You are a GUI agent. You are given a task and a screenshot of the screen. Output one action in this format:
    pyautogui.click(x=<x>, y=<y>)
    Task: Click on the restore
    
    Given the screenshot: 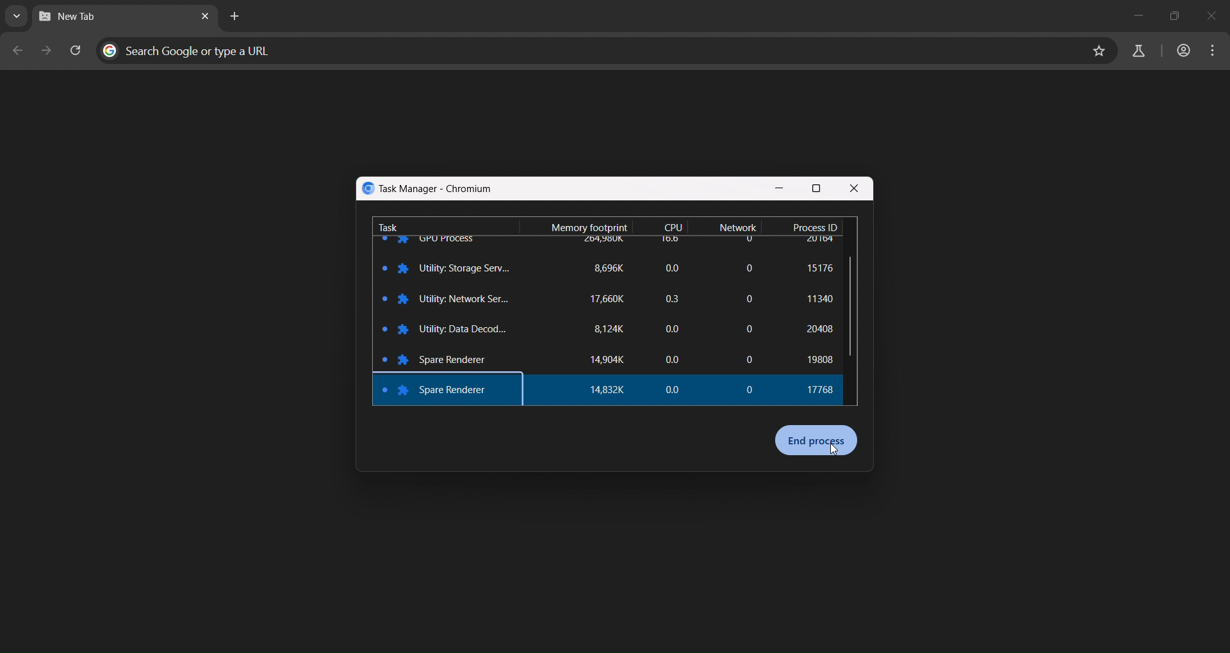 What is the action you would take?
    pyautogui.click(x=818, y=188)
    